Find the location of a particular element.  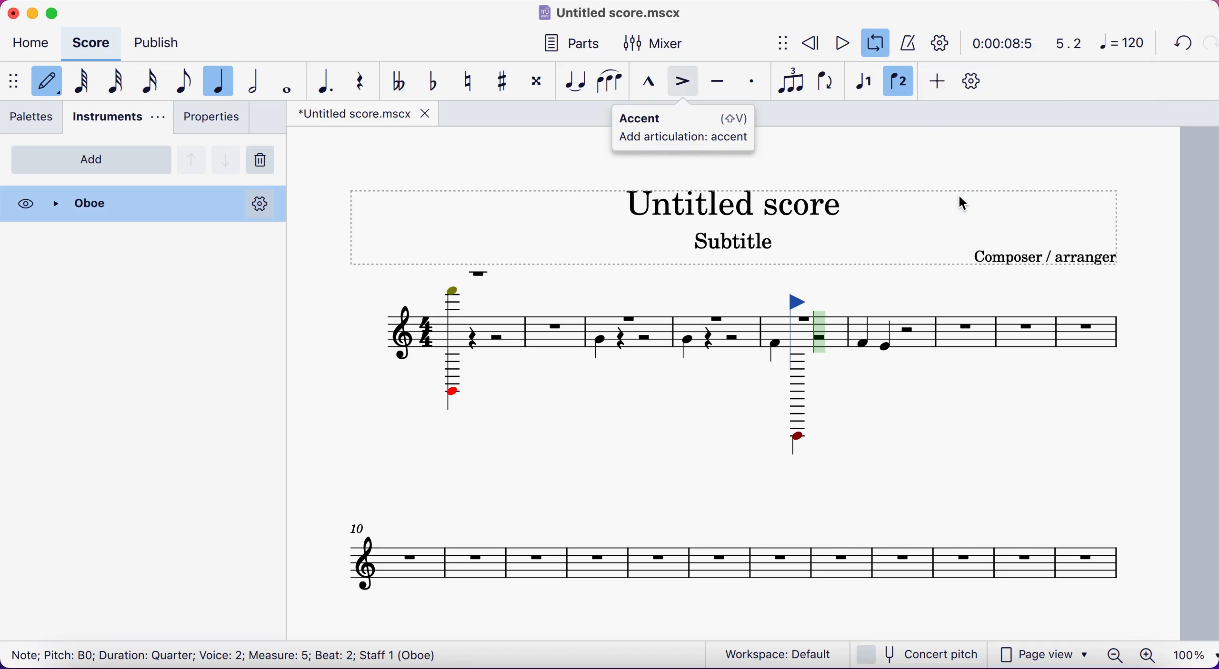

redo is located at coordinates (1209, 43).